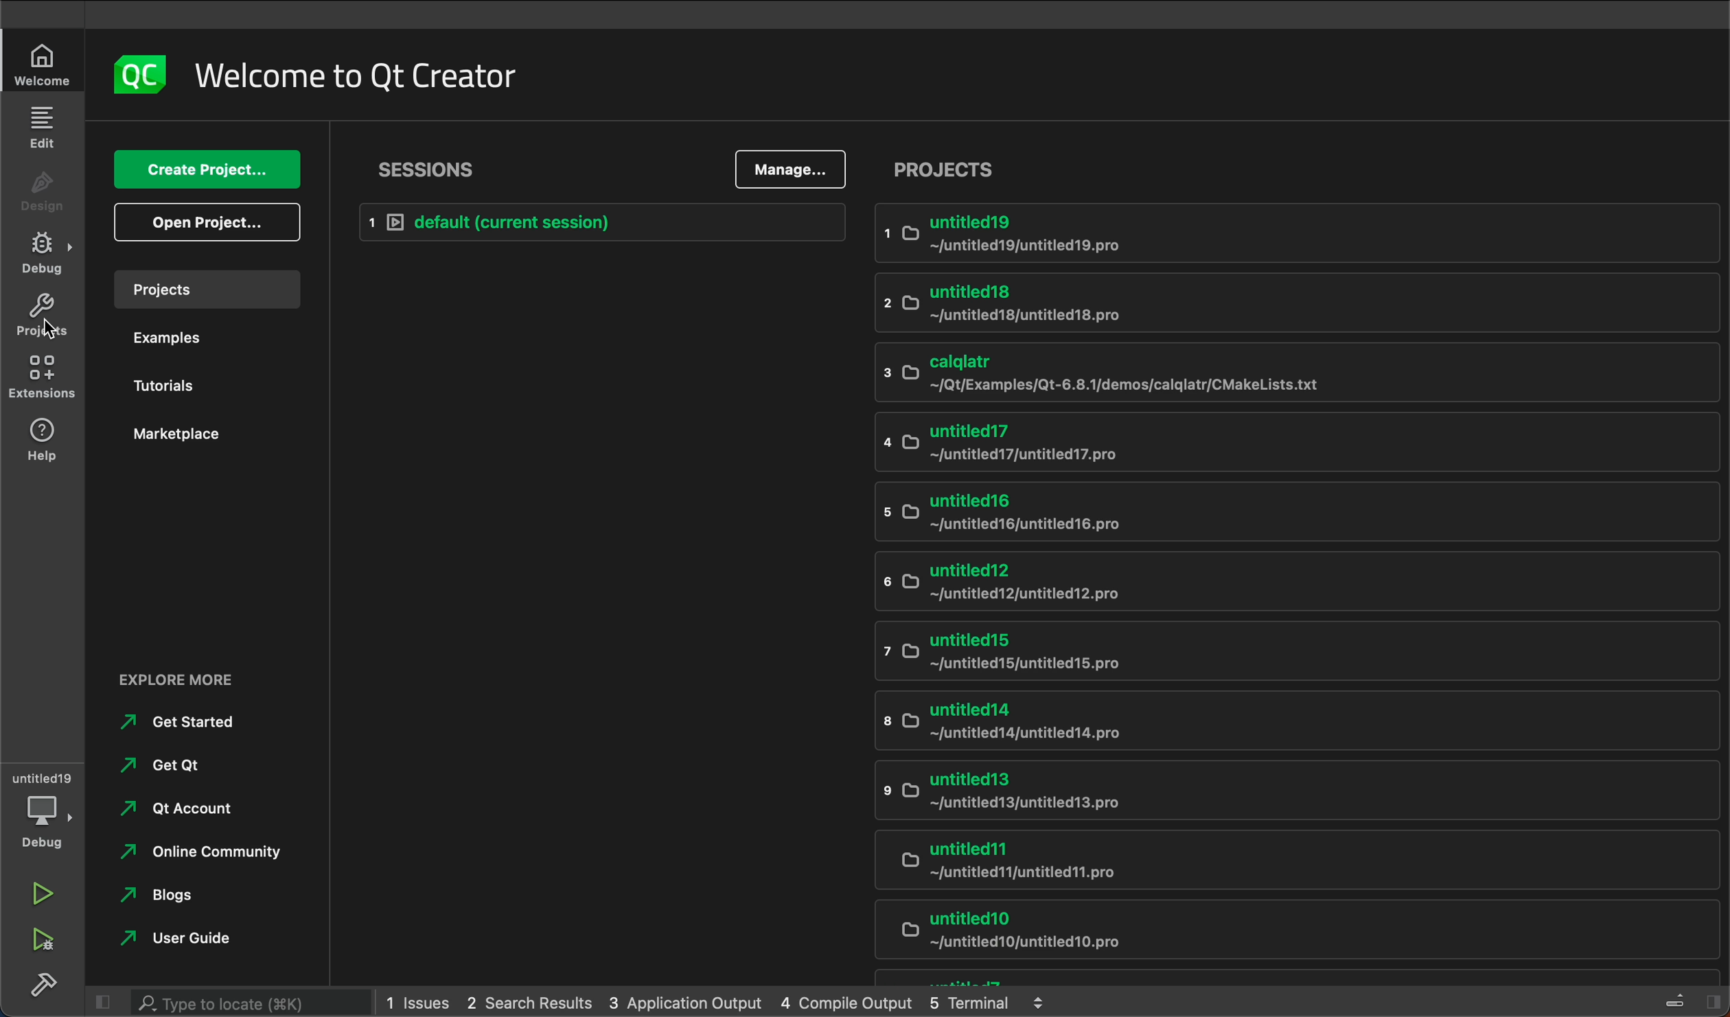 Image resolution: width=1730 pixels, height=1017 pixels. I want to click on cursor, so click(46, 320).